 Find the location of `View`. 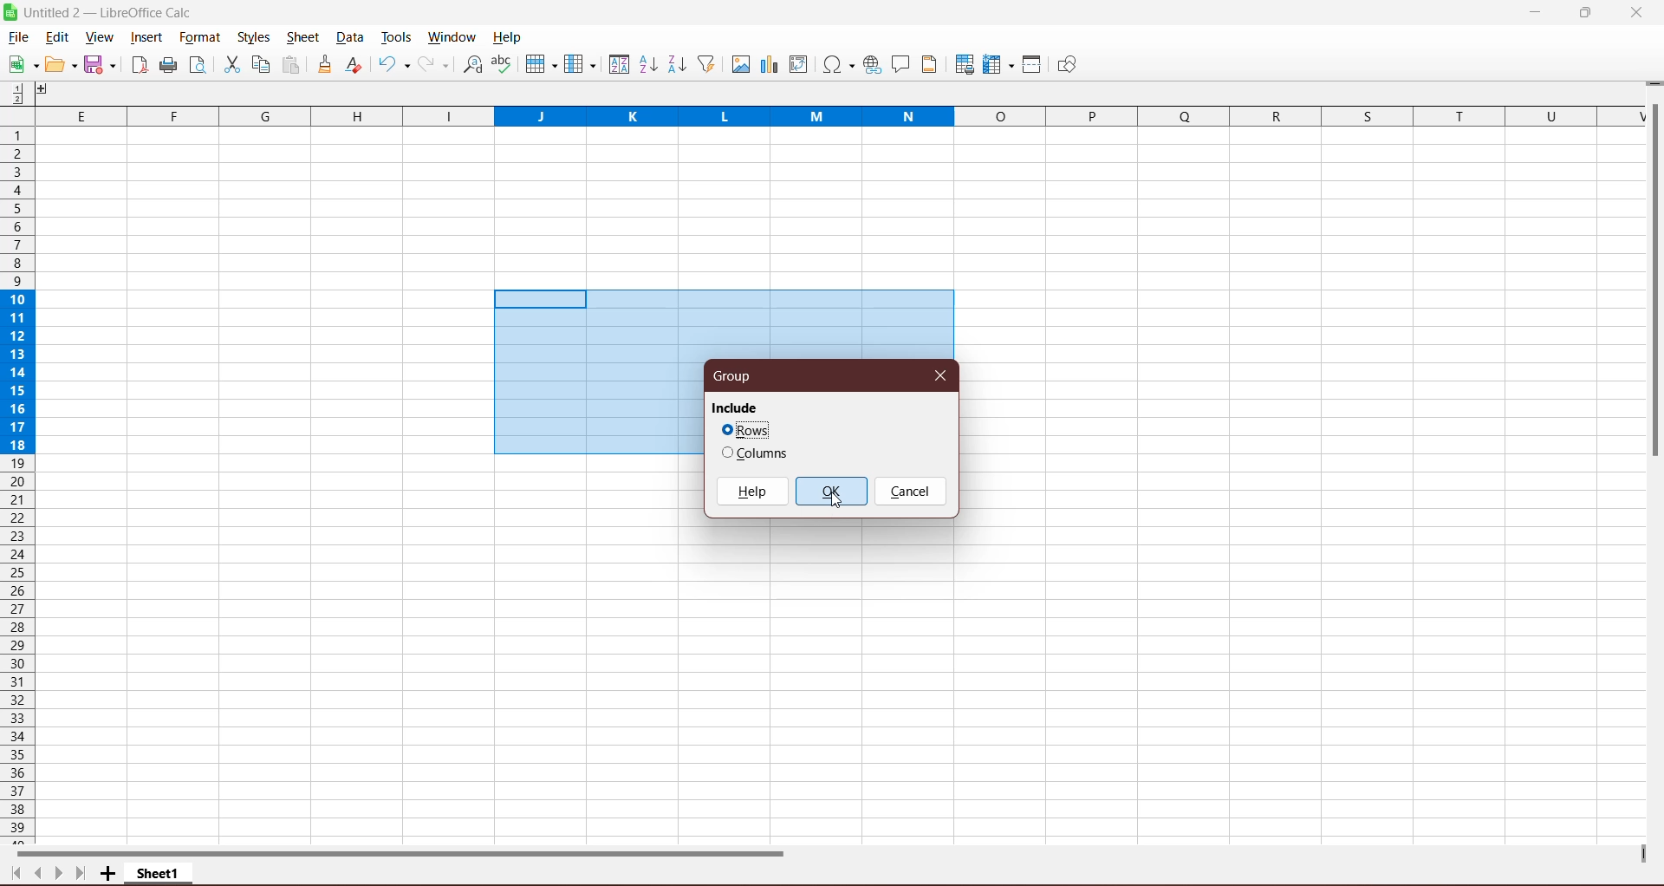

View is located at coordinates (98, 38).